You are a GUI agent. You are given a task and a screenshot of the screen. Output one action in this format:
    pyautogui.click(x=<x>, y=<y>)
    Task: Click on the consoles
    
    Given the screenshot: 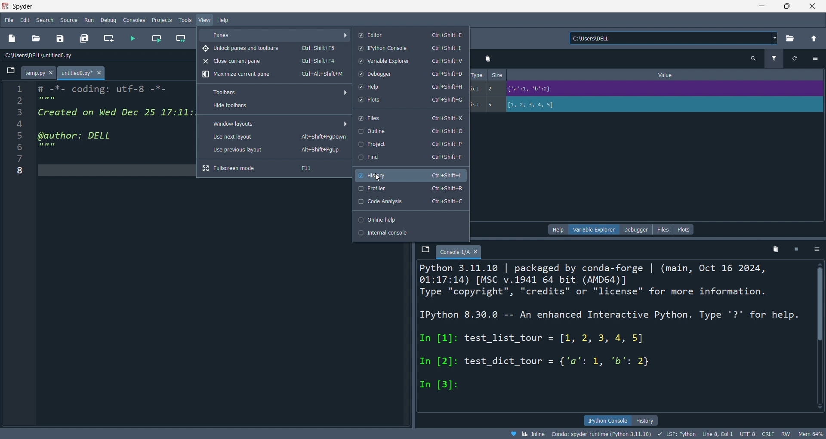 What is the action you would take?
    pyautogui.click(x=136, y=19)
    